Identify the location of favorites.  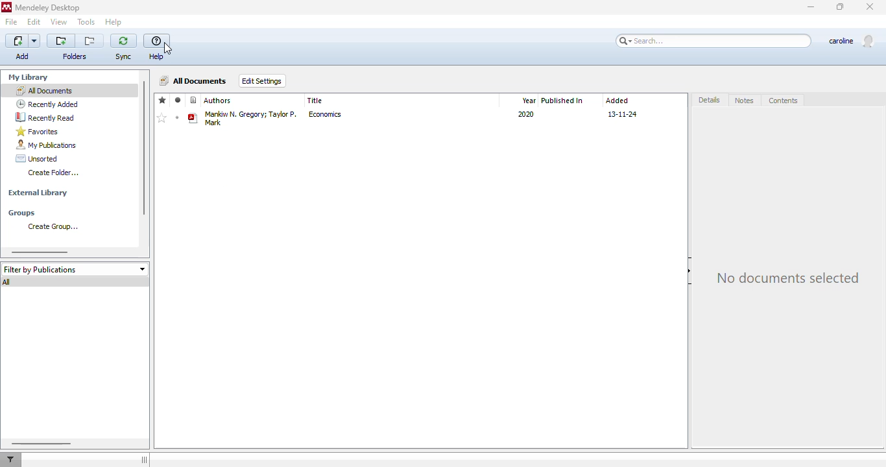
(37, 131).